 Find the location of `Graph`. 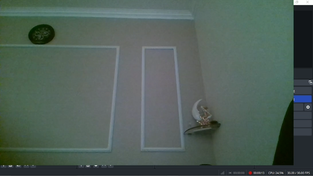

Graph is located at coordinates (222, 173).